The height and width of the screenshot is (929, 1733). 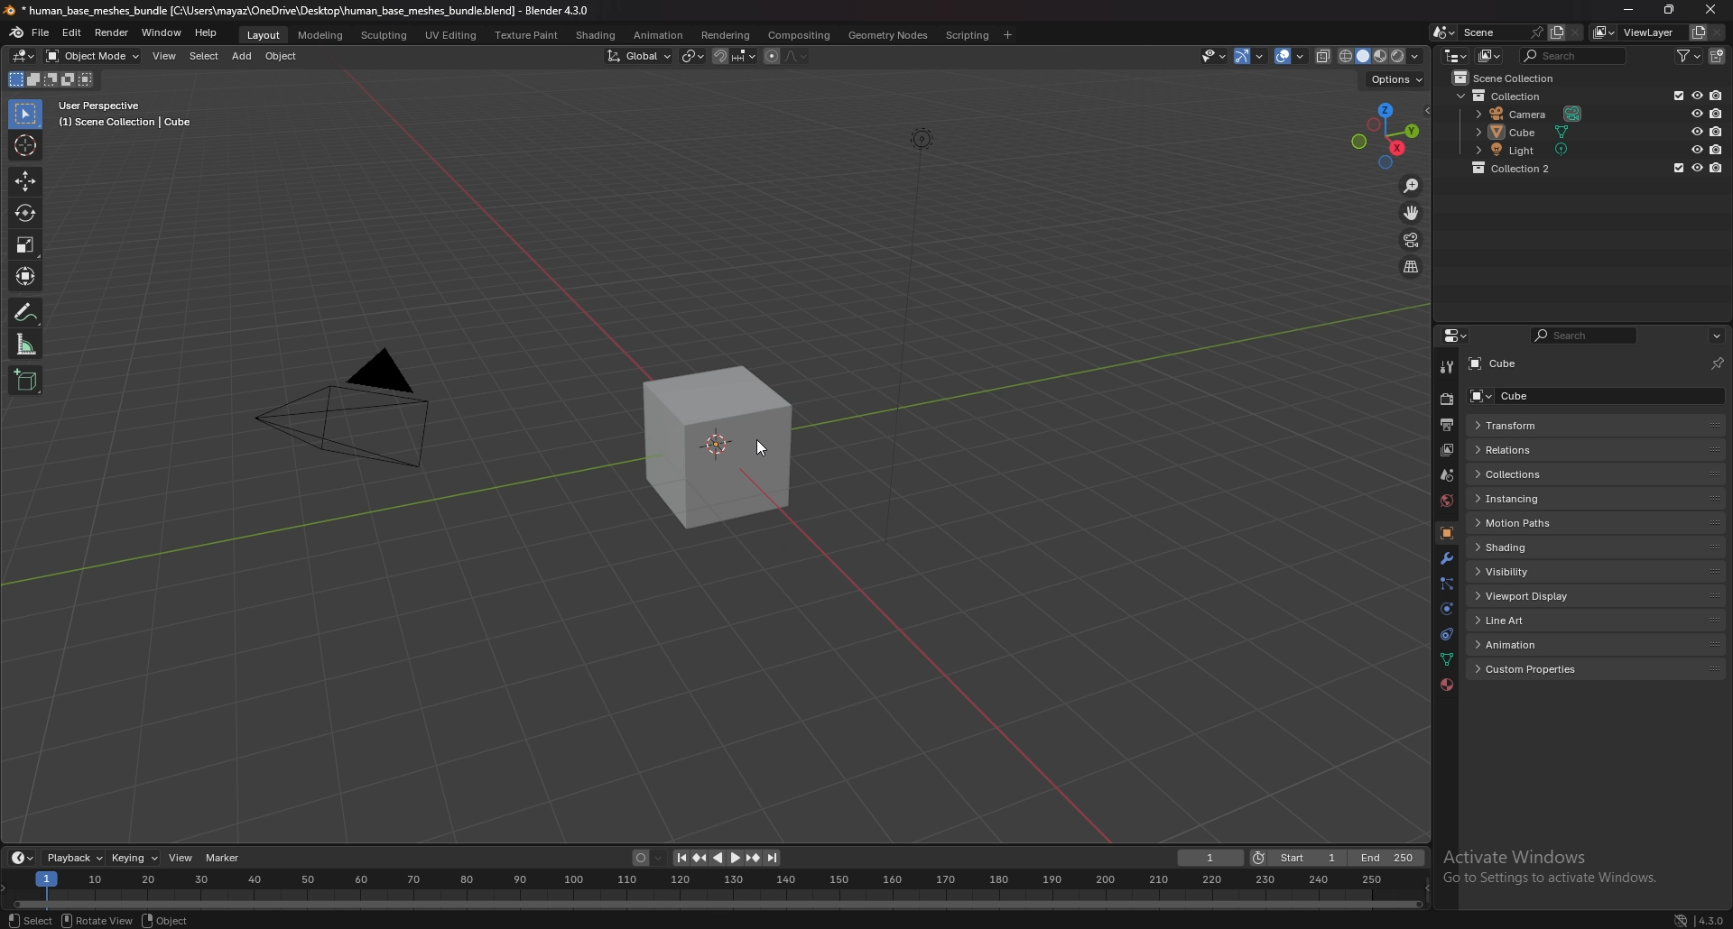 What do you see at coordinates (1719, 149) in the screenshot?
I see `disable in renders` at bounding box center [1719, 149].